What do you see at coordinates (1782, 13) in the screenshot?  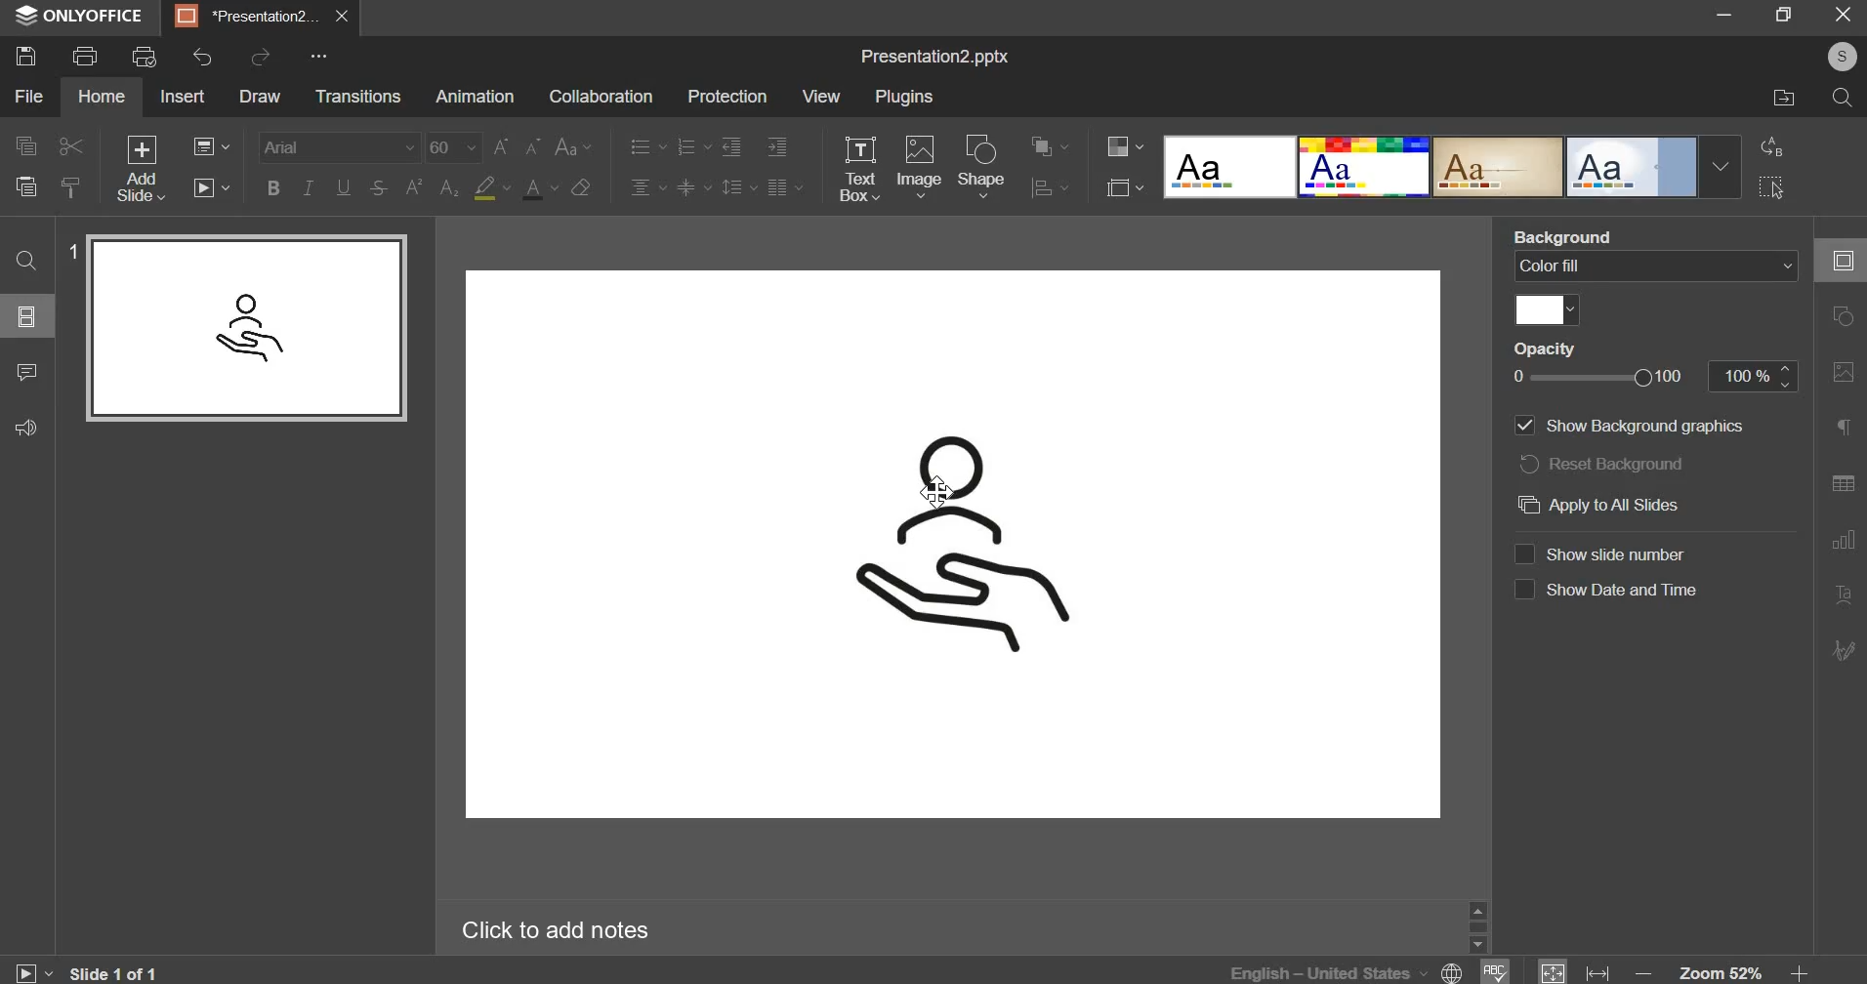 I see `maximize` at bounding box center [1782, 13].